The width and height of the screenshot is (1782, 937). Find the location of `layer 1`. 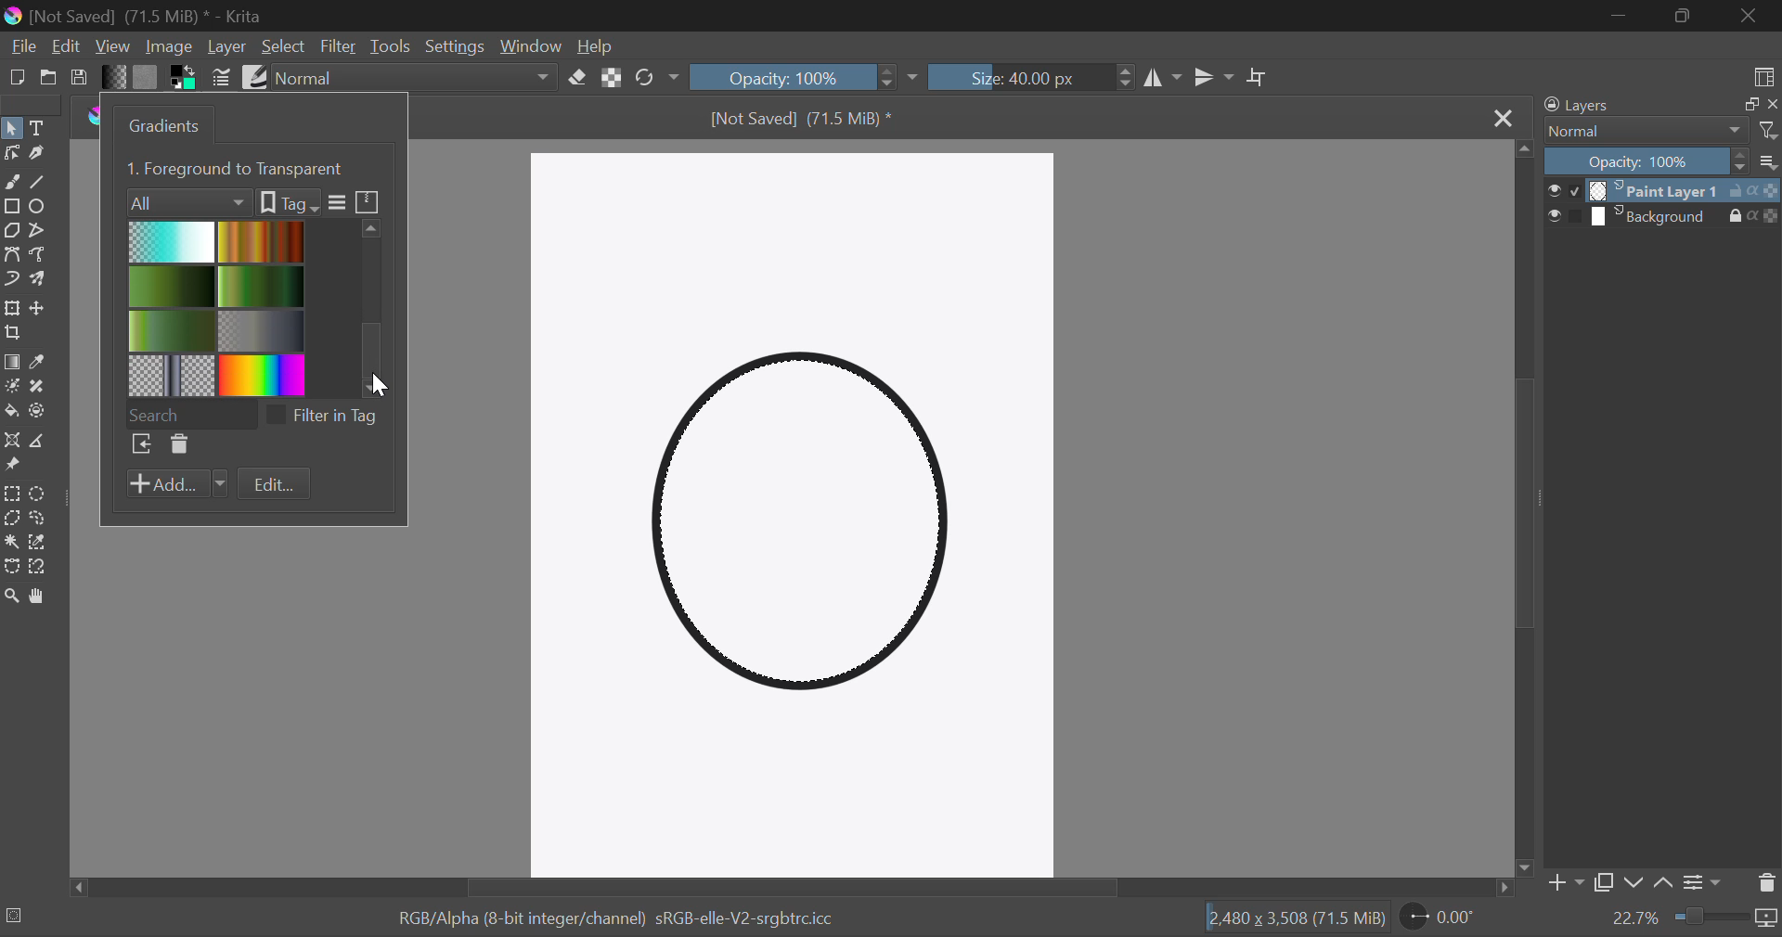

layer 1 is located at coordinates (1656, 191).